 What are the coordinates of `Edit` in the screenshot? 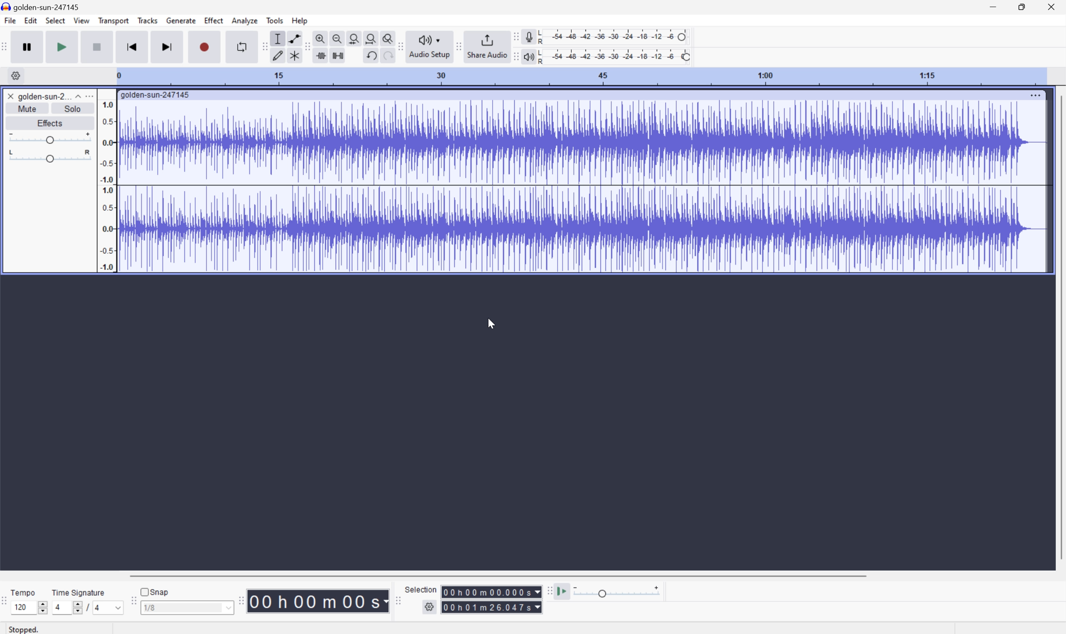 It's located at (31, 21).